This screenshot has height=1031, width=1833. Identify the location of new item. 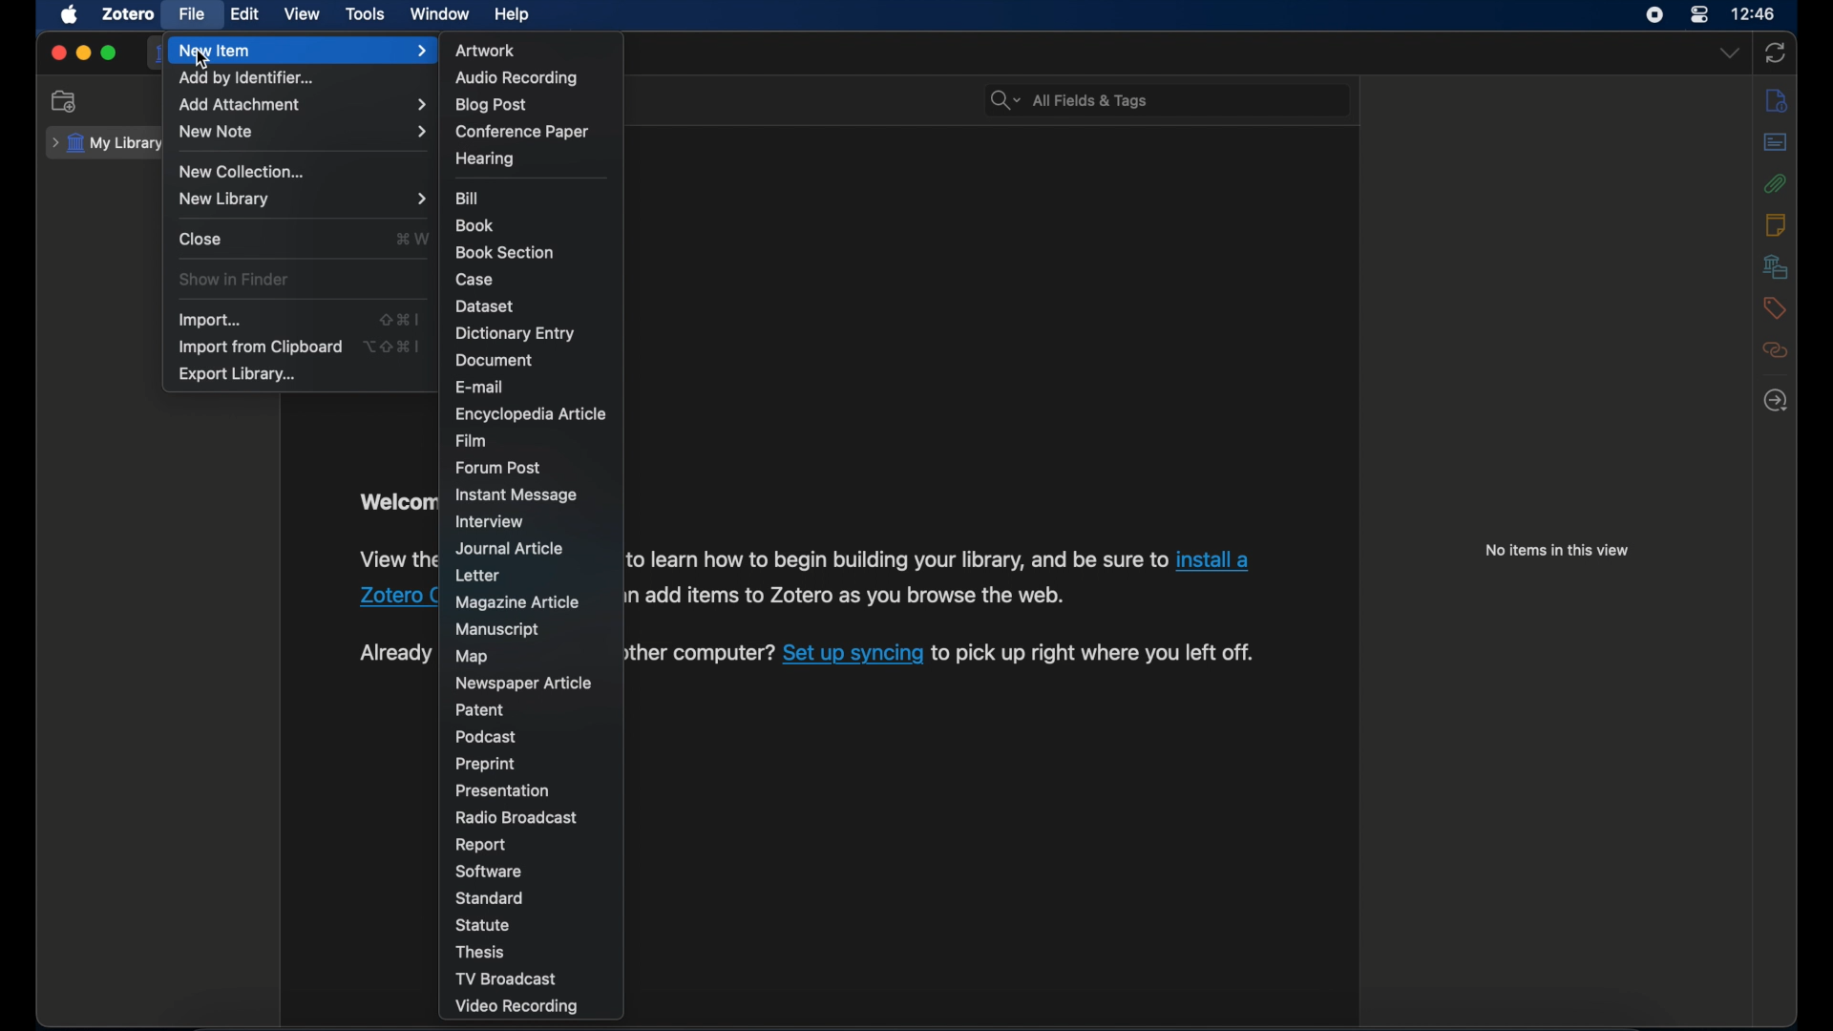
(303, 51).